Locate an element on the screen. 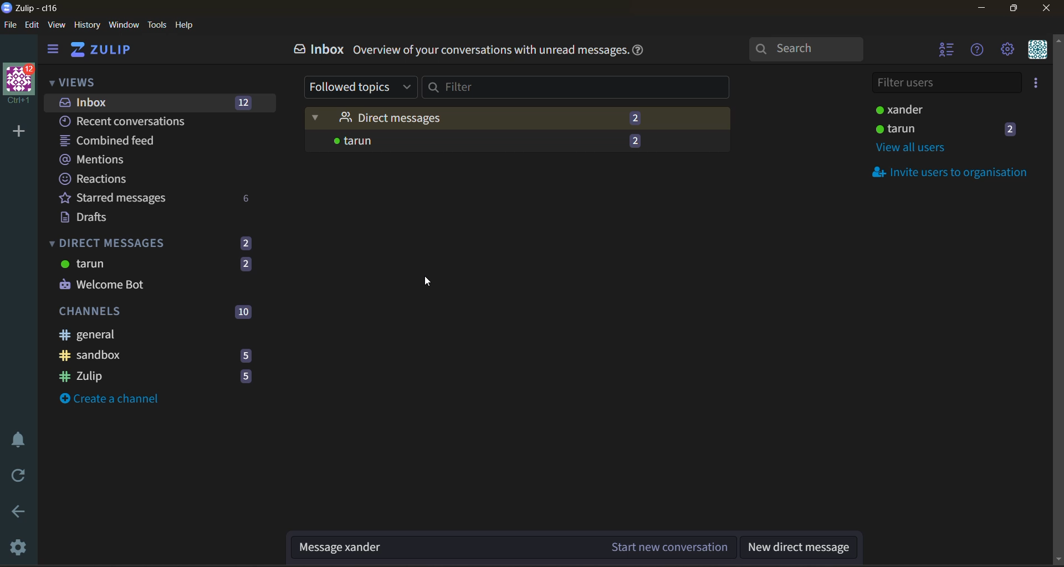 The height and width of the screenshot is (567, 1064). recent conversations is located at coordinates (135, 121).